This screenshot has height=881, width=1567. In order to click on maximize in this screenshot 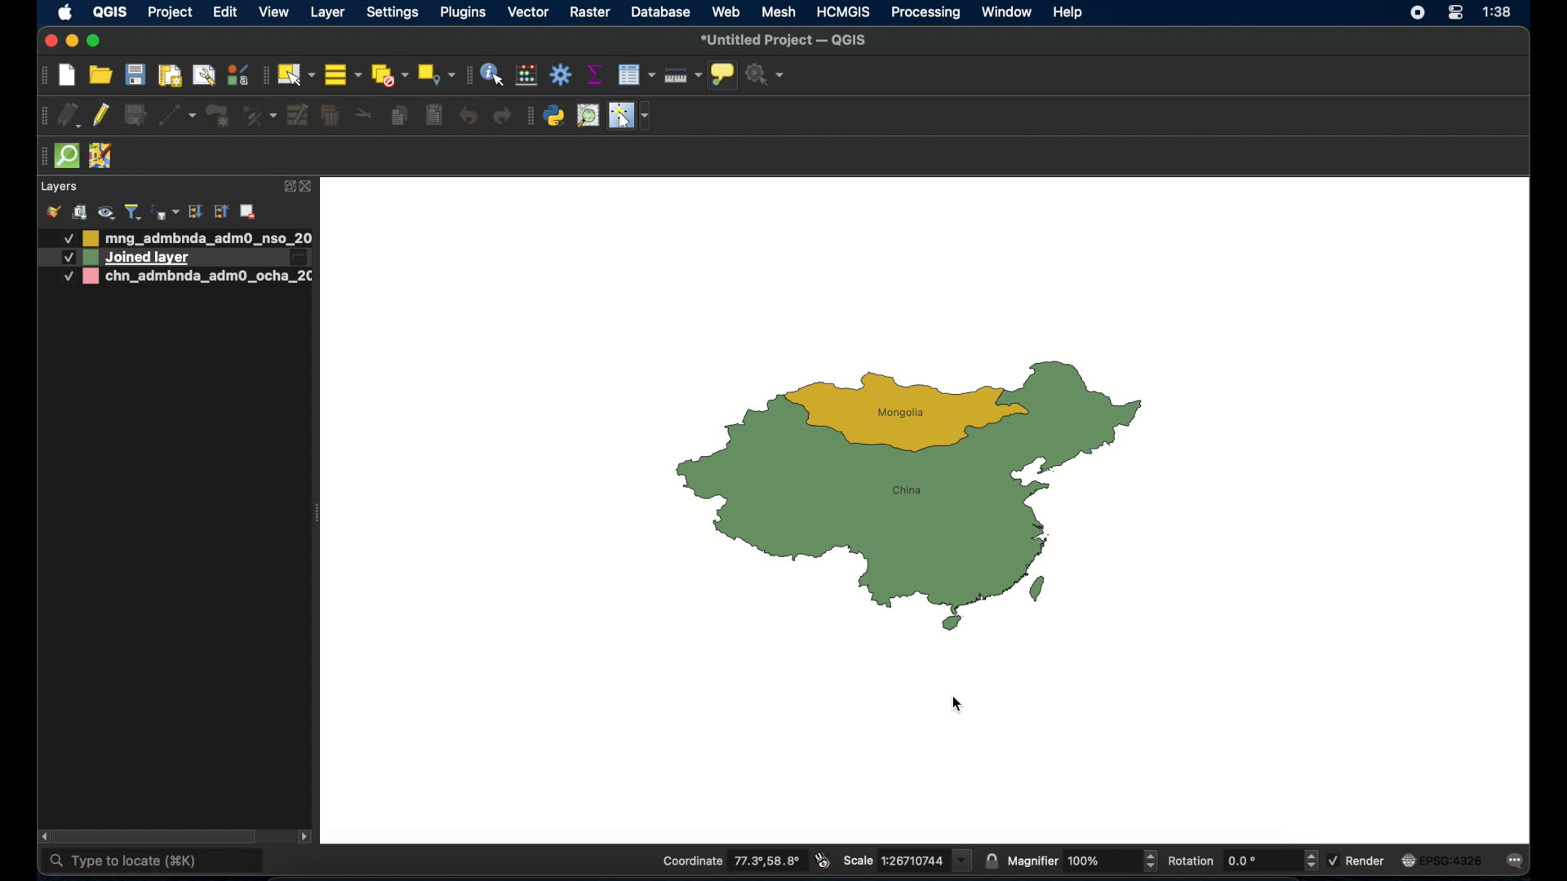, I will do `click(95, 41)`.